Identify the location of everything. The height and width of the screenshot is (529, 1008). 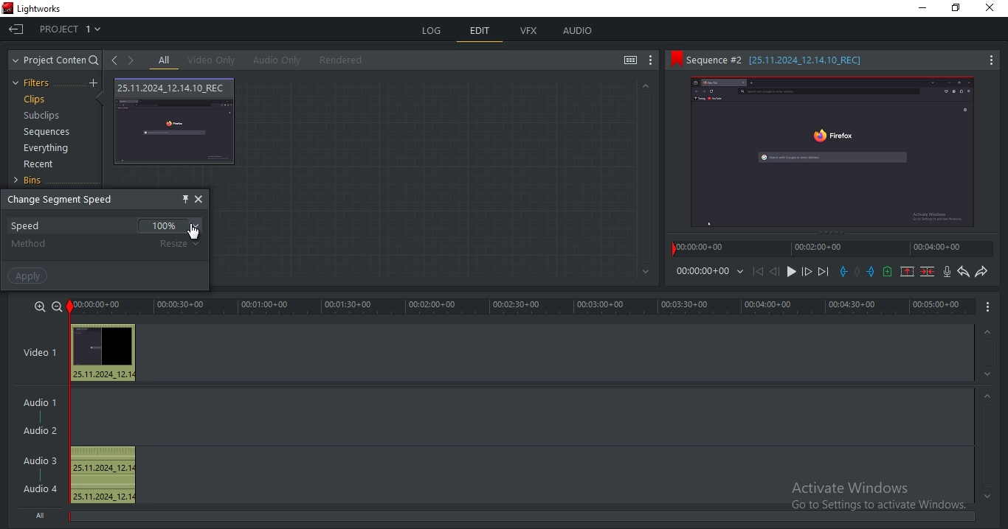
(46, 150).